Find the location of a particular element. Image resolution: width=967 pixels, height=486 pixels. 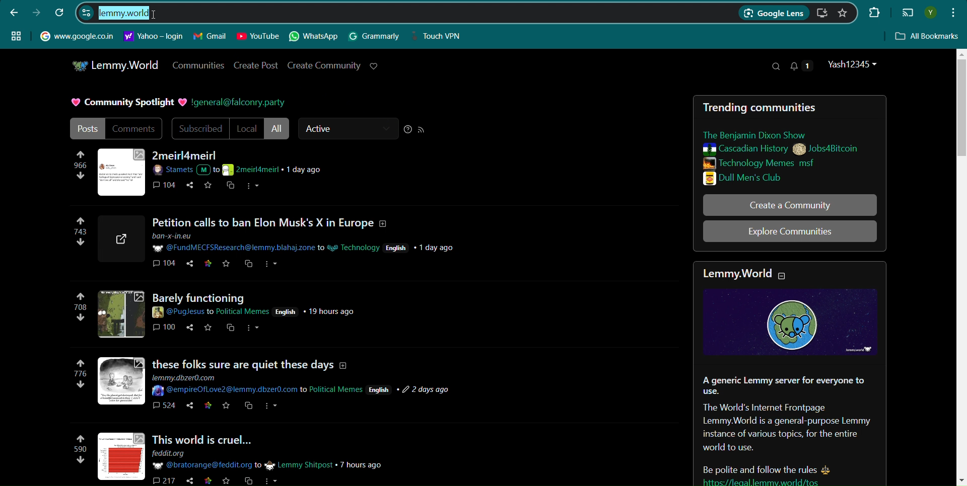

100 is located at coordinates (165, 330).